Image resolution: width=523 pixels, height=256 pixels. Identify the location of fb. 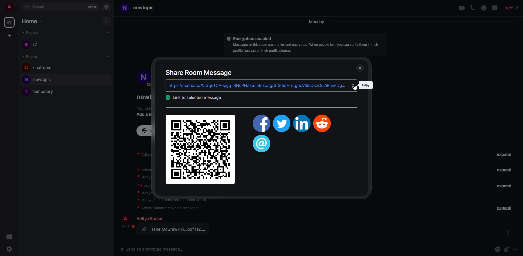
(260, 124).